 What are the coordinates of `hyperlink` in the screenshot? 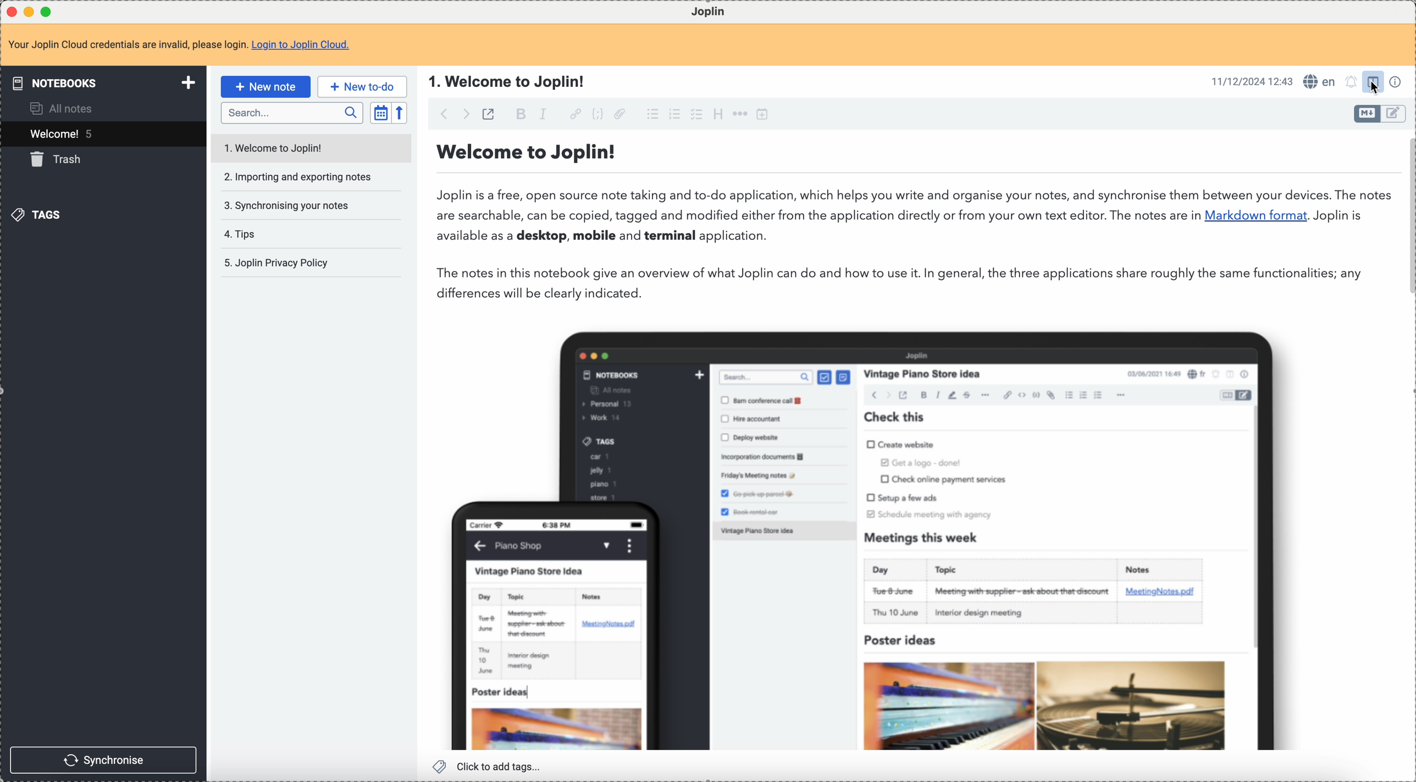 It's located at (576, 113).